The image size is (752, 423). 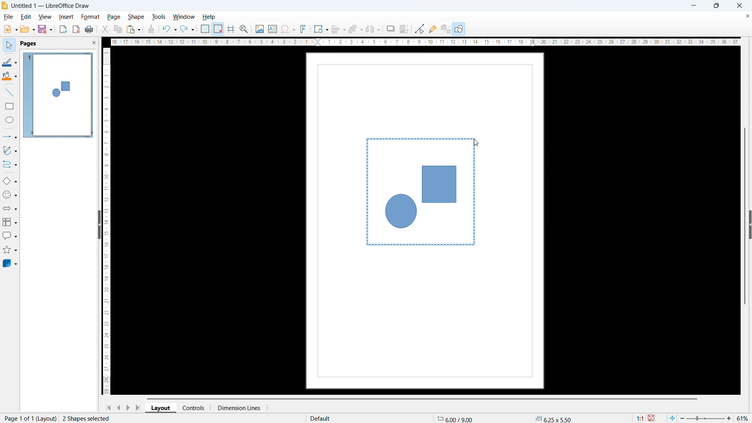 I want to click on format, so click(x=90, y=17).